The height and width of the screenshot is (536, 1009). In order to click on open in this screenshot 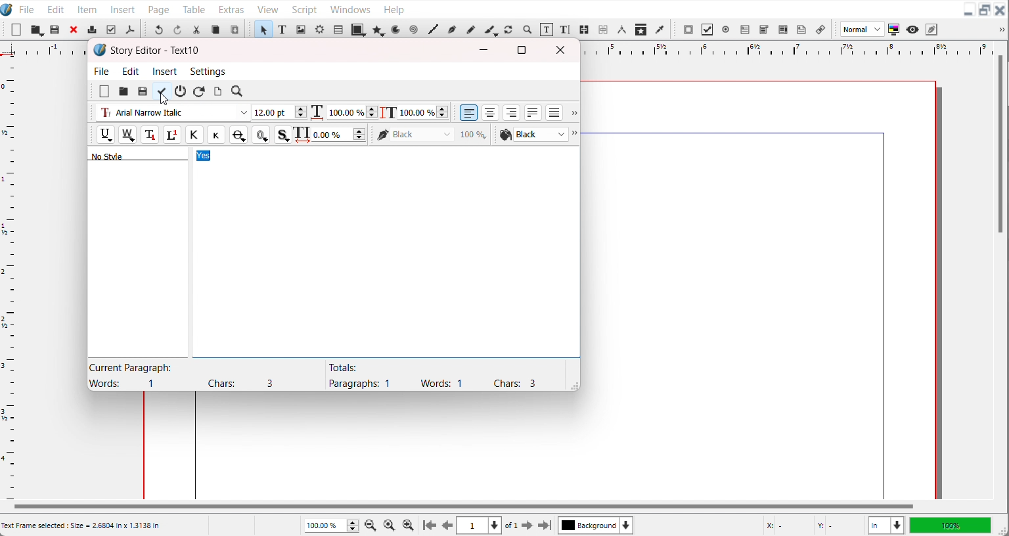, I will do `click(123, 92)`.